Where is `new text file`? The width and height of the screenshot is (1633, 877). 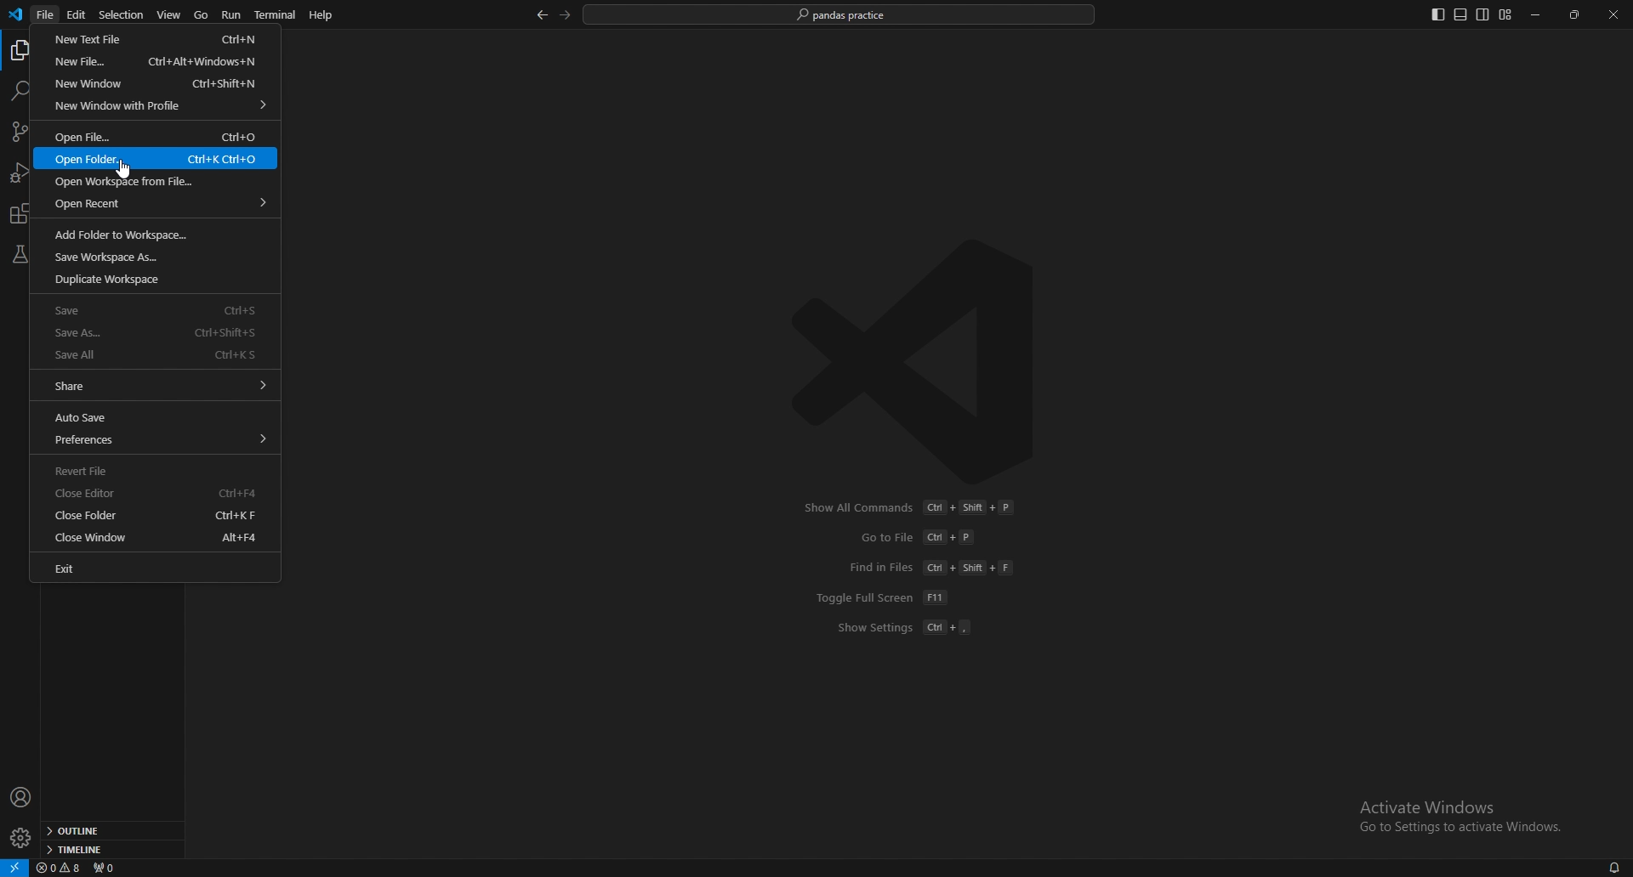 new text file is located at coordinates (152, 37).